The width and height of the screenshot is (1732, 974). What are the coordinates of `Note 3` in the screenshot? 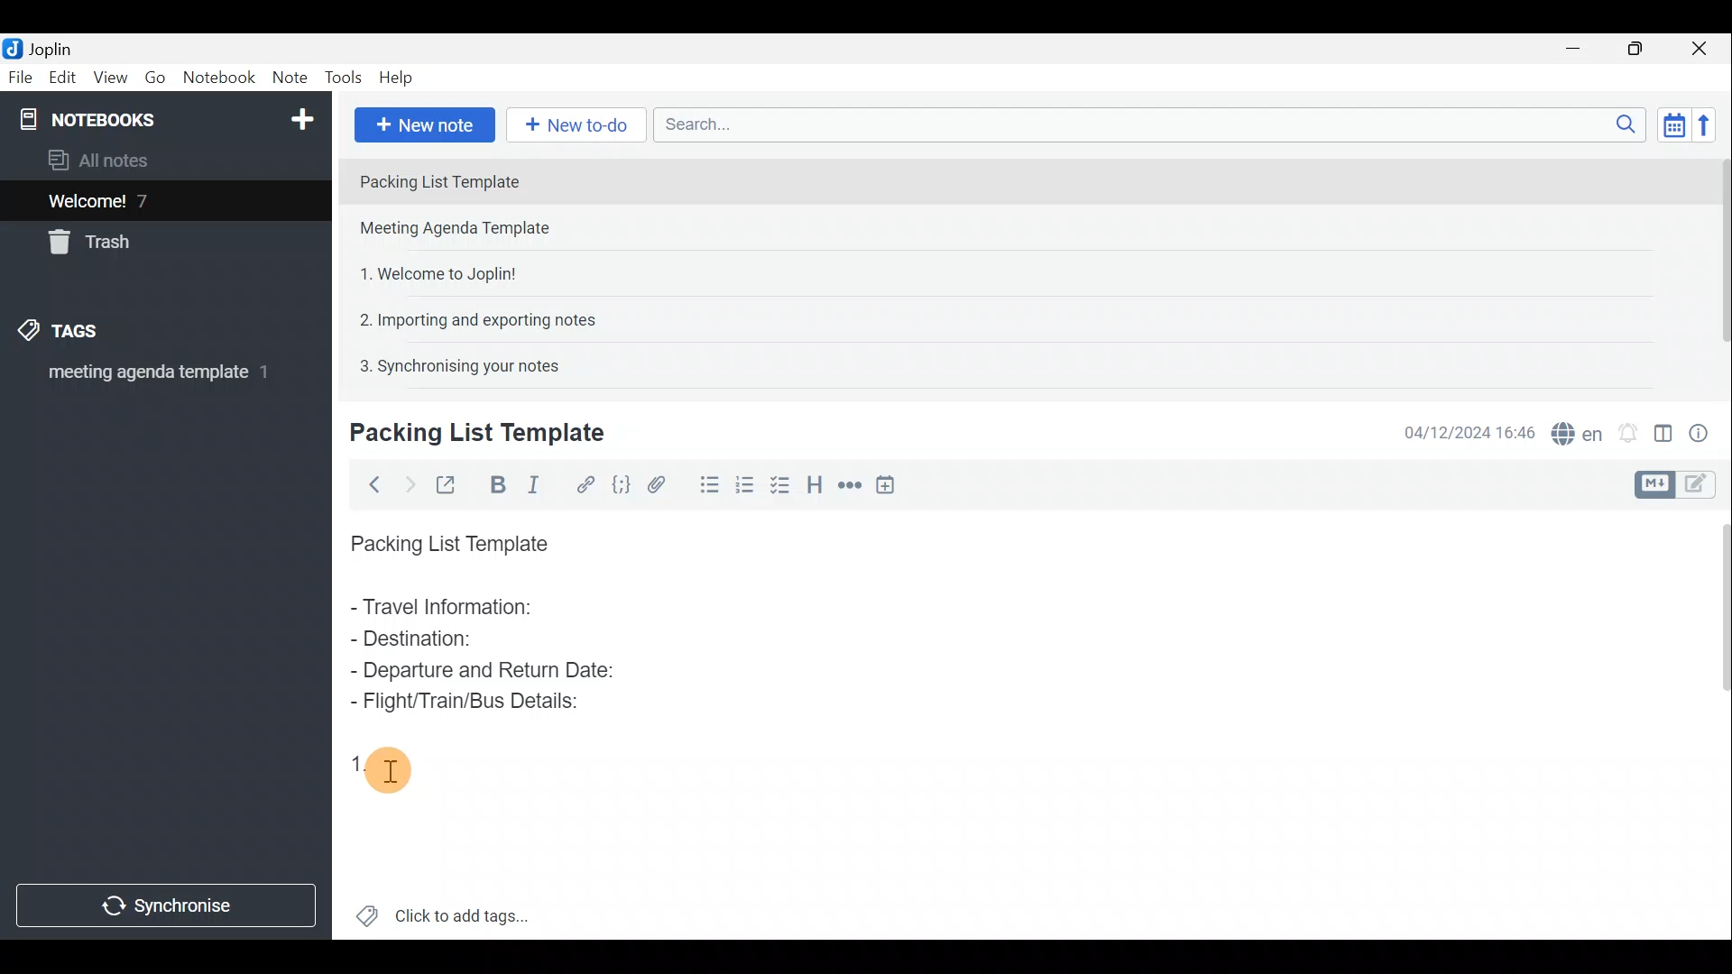 It's located at (431, 271).